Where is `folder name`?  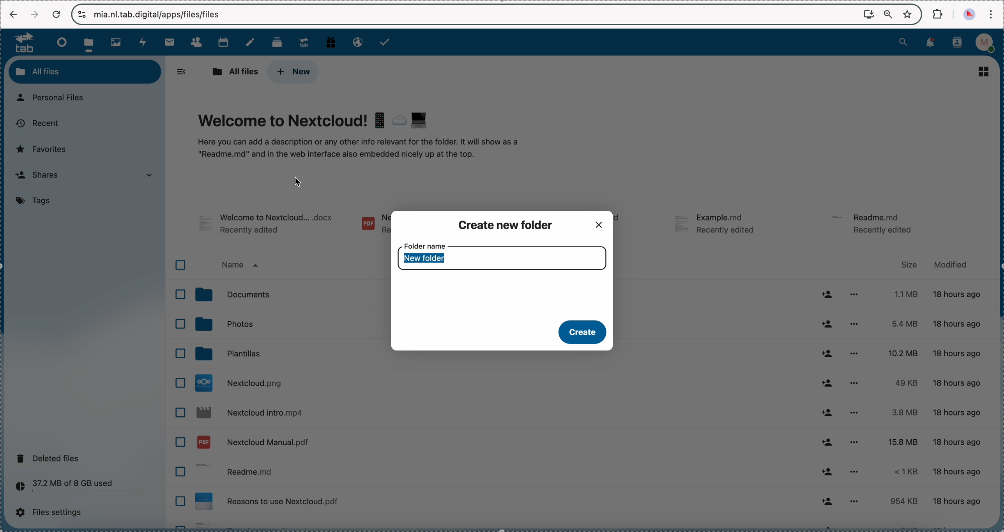
folder name is located at coordinates (503, 257).